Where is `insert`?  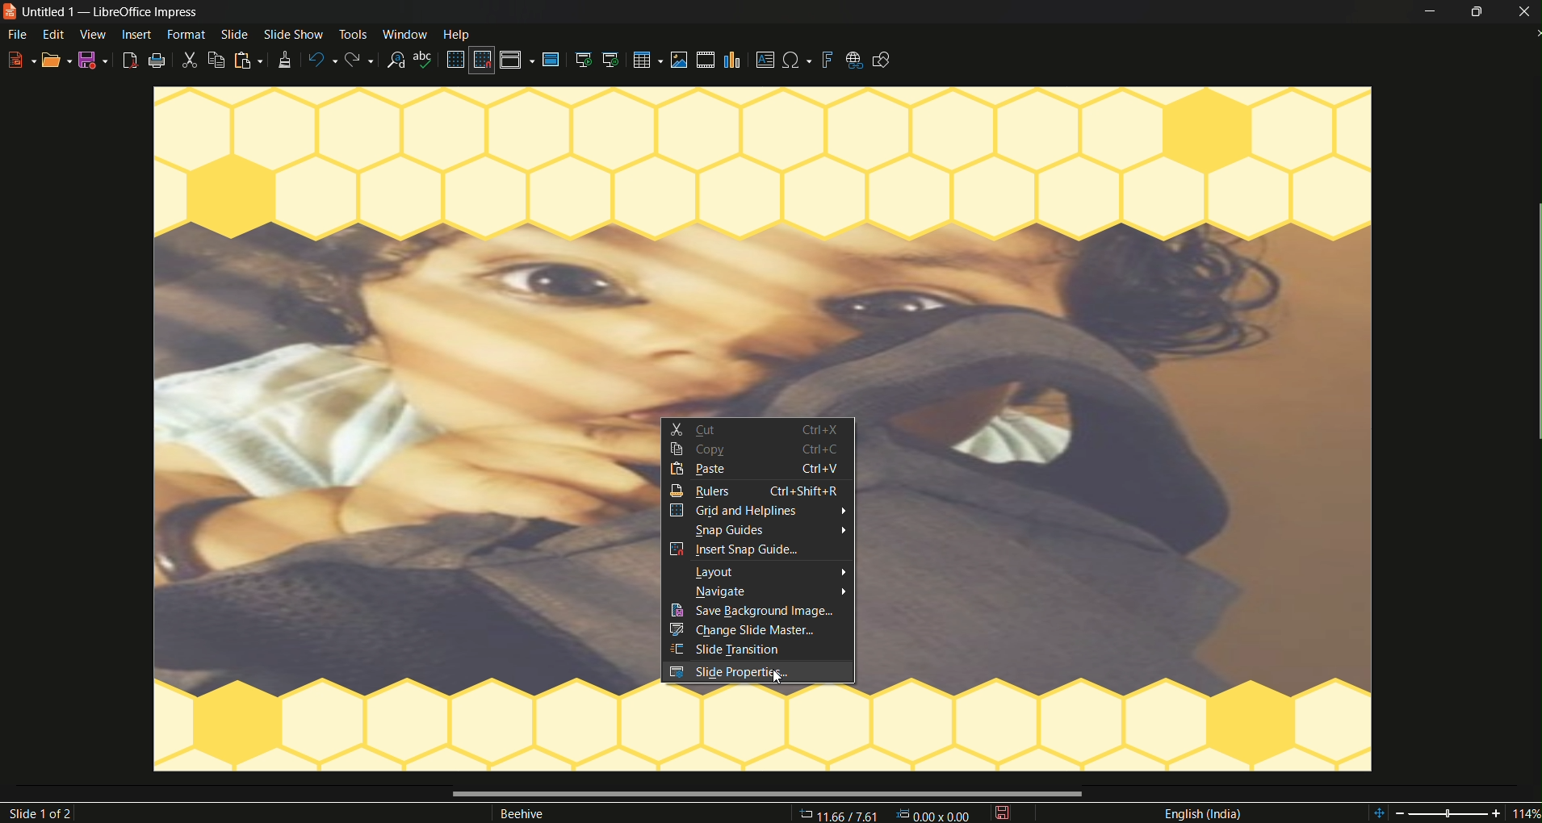
insert is located at coordinates (136, 34).